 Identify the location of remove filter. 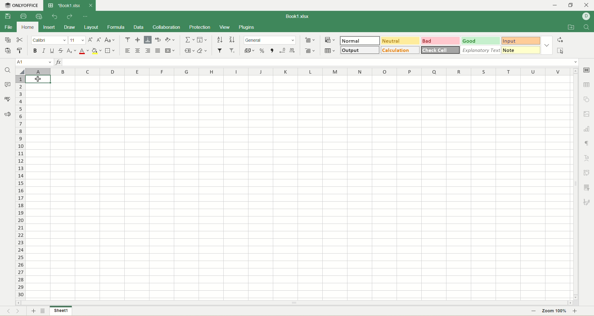
(232, 50).